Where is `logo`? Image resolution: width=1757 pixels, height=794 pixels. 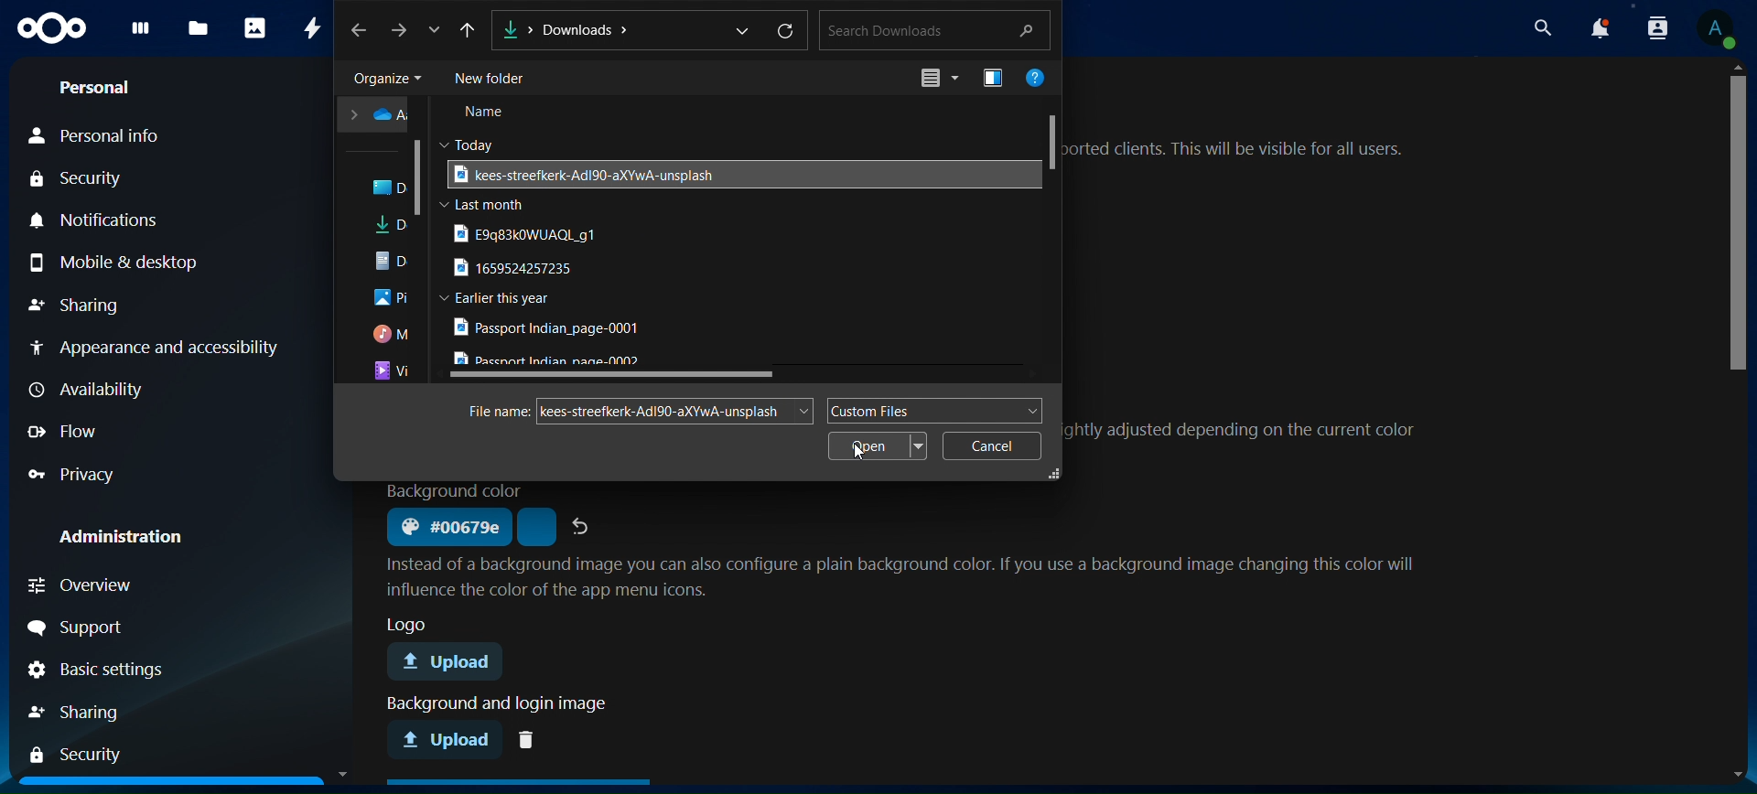
logo is located at coordinates (53, 29).